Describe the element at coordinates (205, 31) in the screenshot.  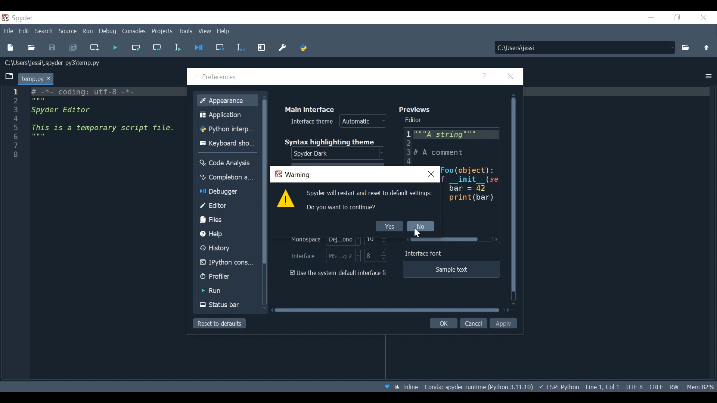
I see `View` at that location.